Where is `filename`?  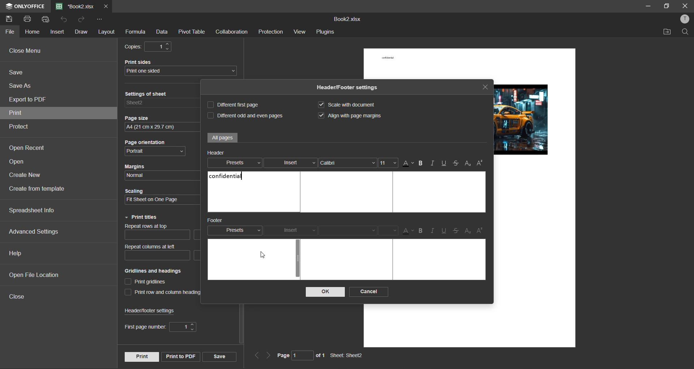 filename is located at coordinates (76, 6).